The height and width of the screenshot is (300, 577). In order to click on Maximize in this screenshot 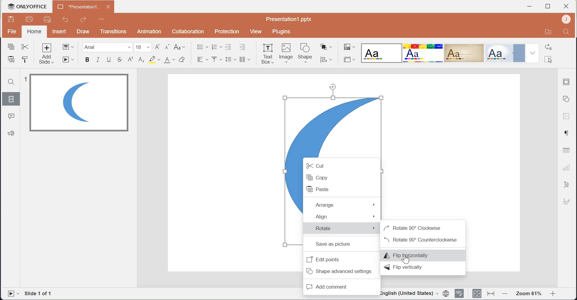, I will do `click(548, 6)`.